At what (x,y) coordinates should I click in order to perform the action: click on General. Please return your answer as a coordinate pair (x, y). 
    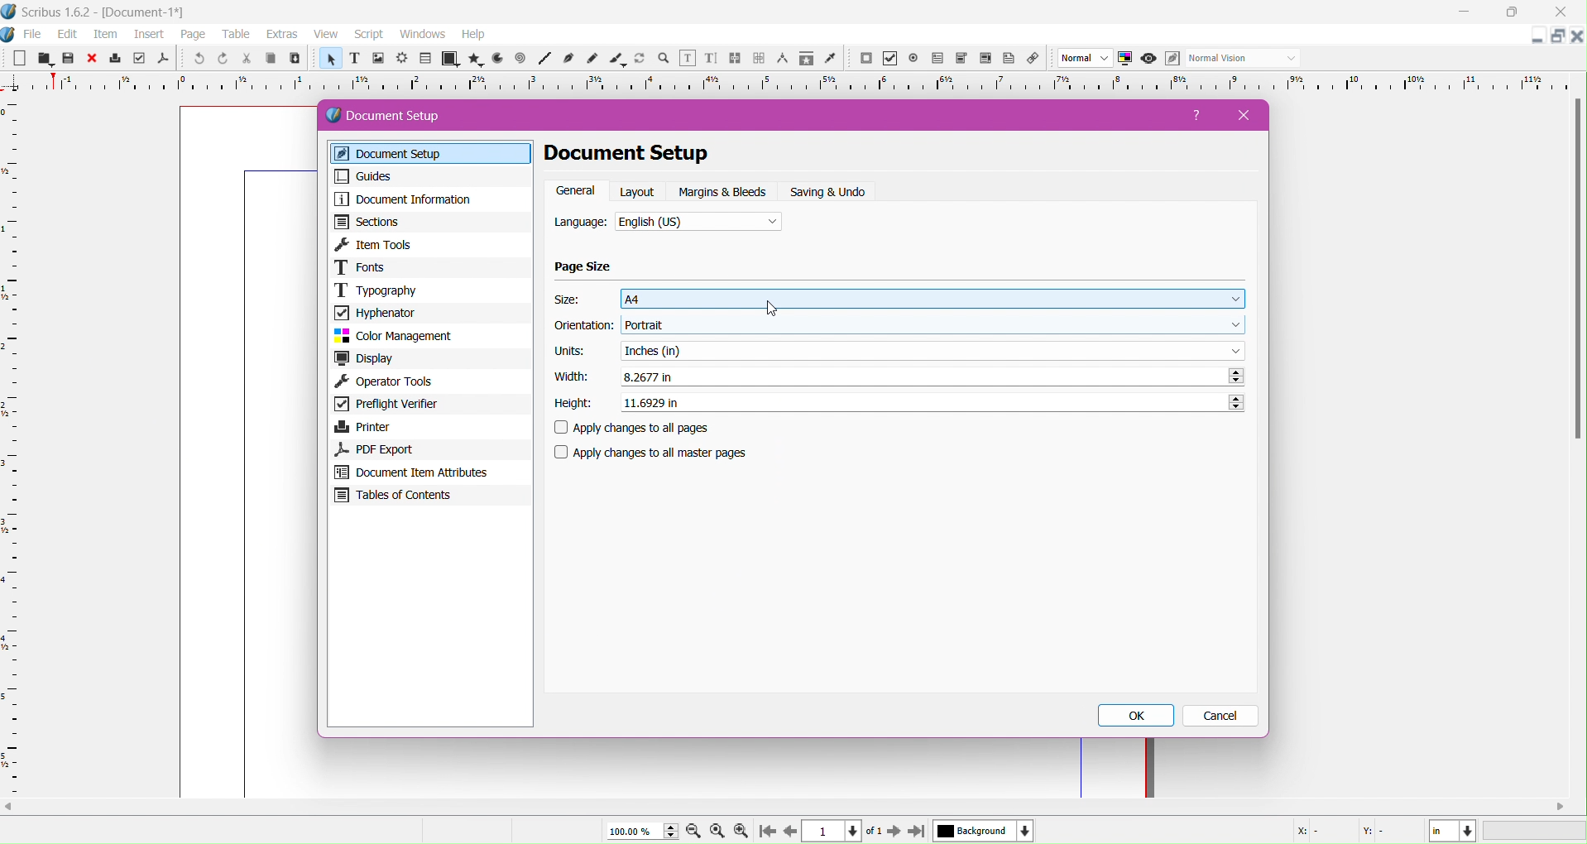
    Looking at the image, I should click on (576, 191).